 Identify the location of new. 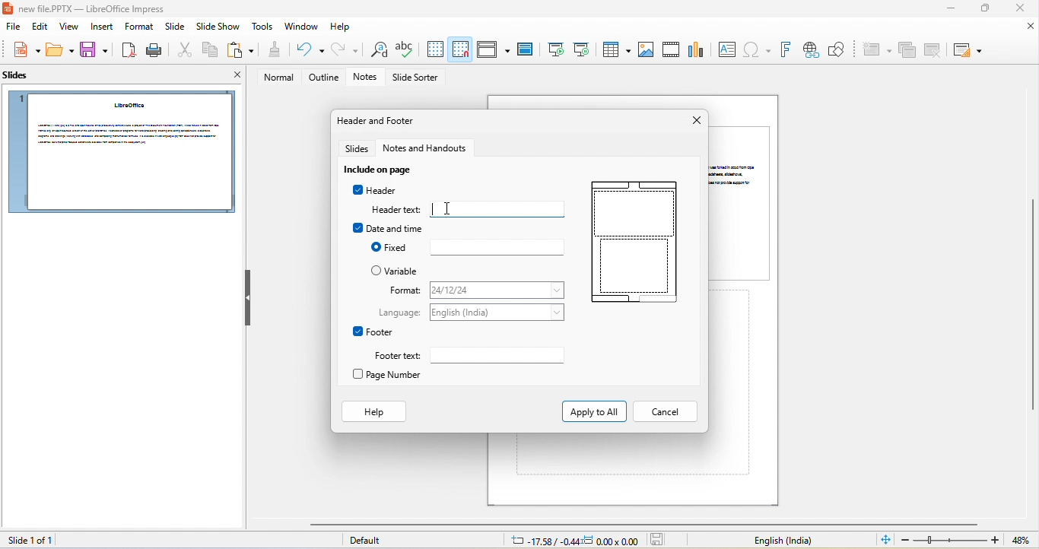
(23, 50).